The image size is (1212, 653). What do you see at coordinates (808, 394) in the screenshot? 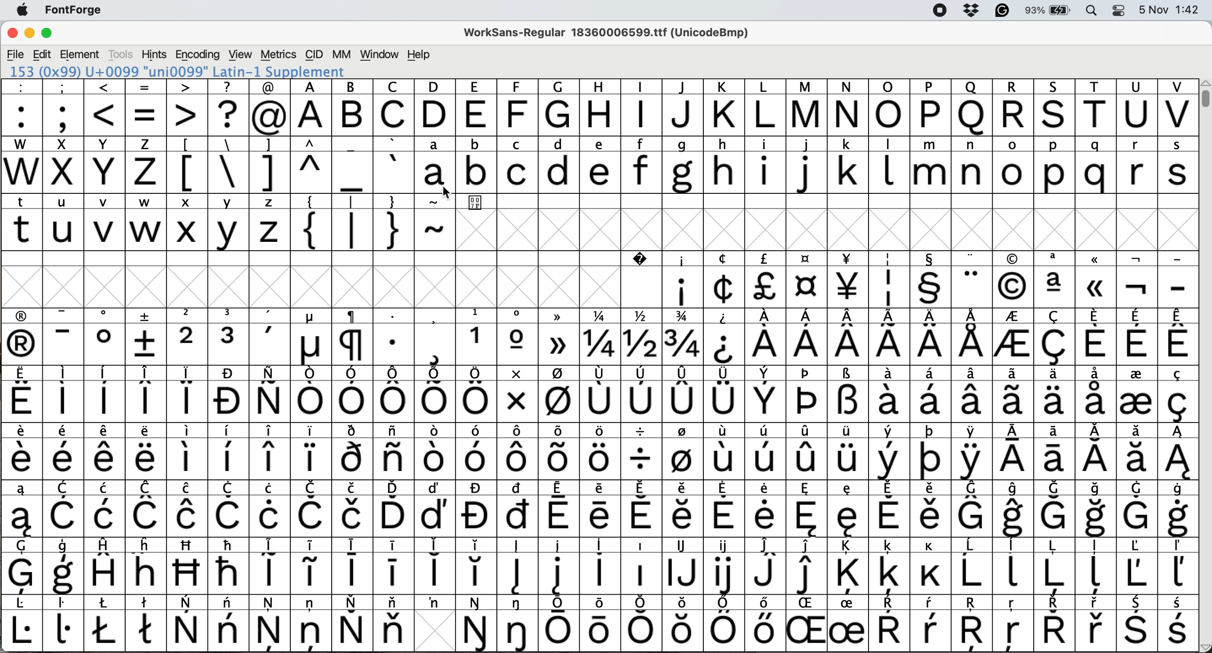
I see `symbol` at bounding box center [808, 394].